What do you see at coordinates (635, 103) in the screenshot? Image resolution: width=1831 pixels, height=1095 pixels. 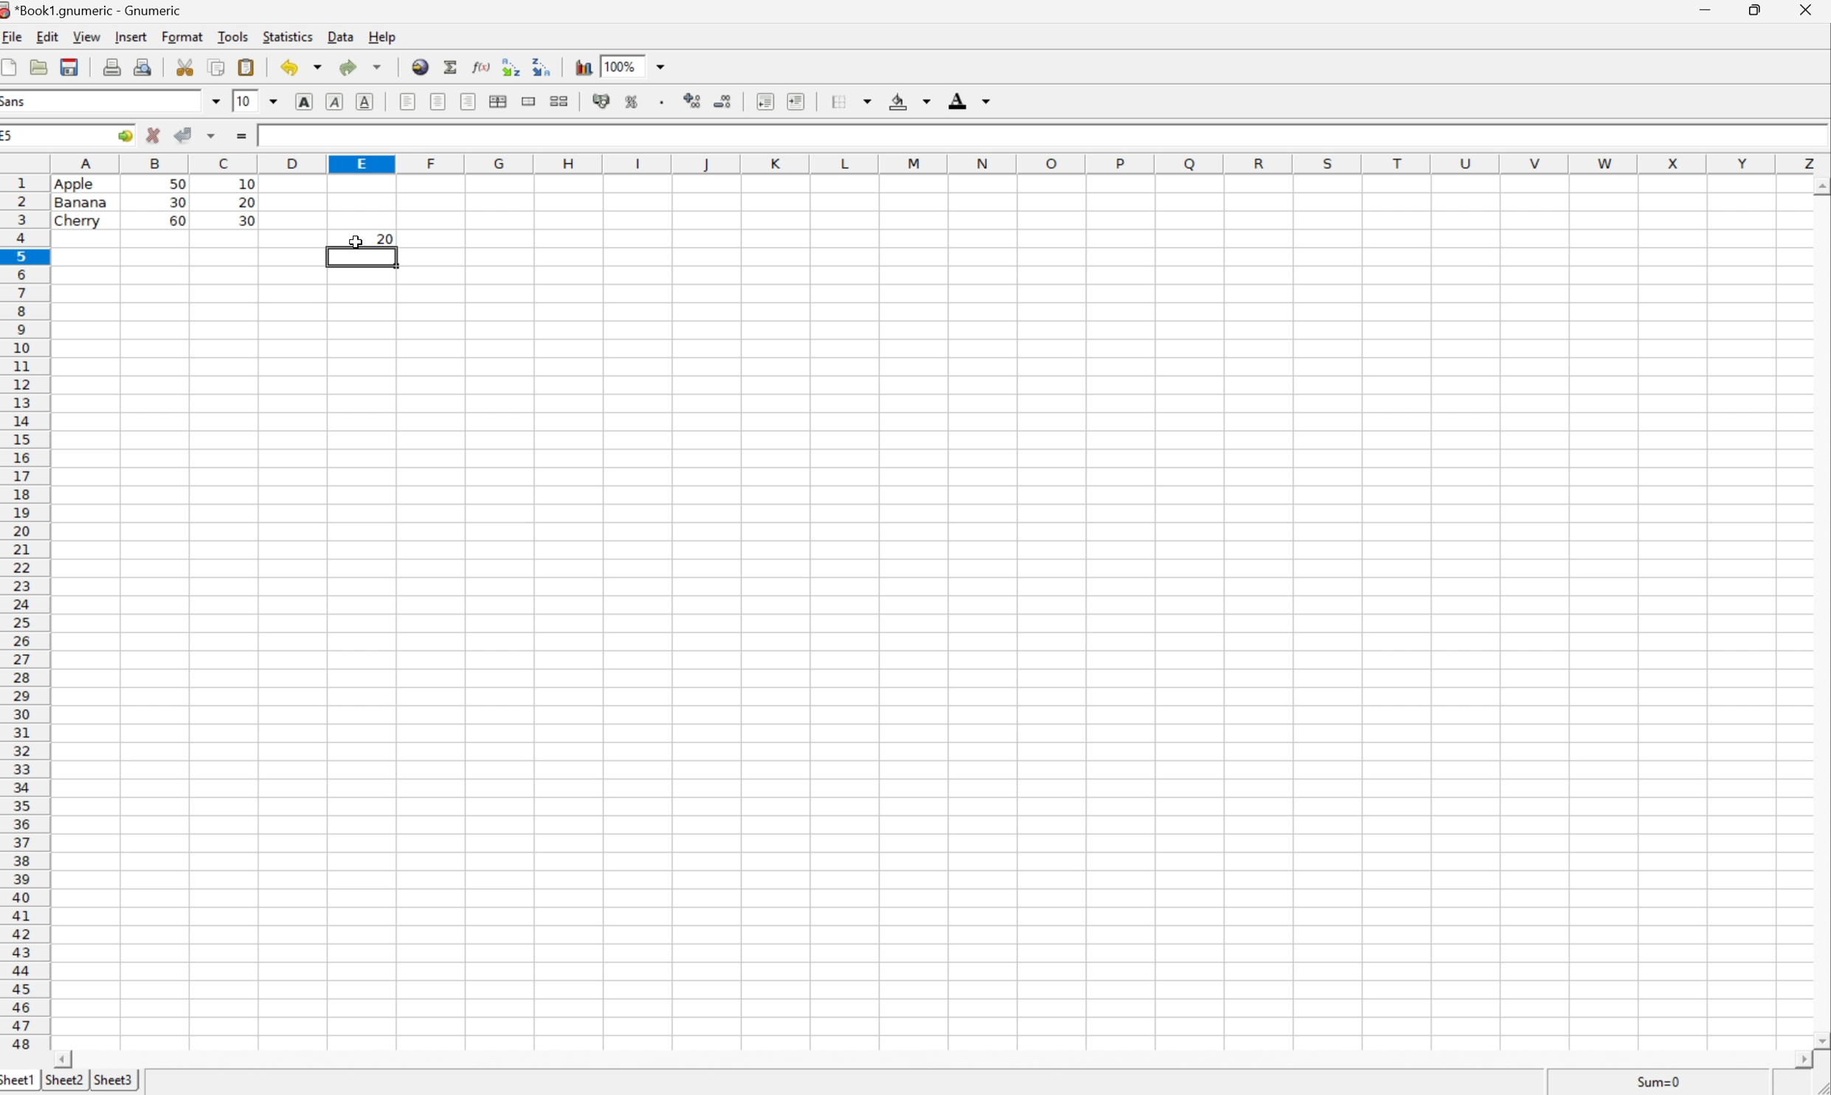 I see `format selection as percentage` at bounding box center [635, 103].